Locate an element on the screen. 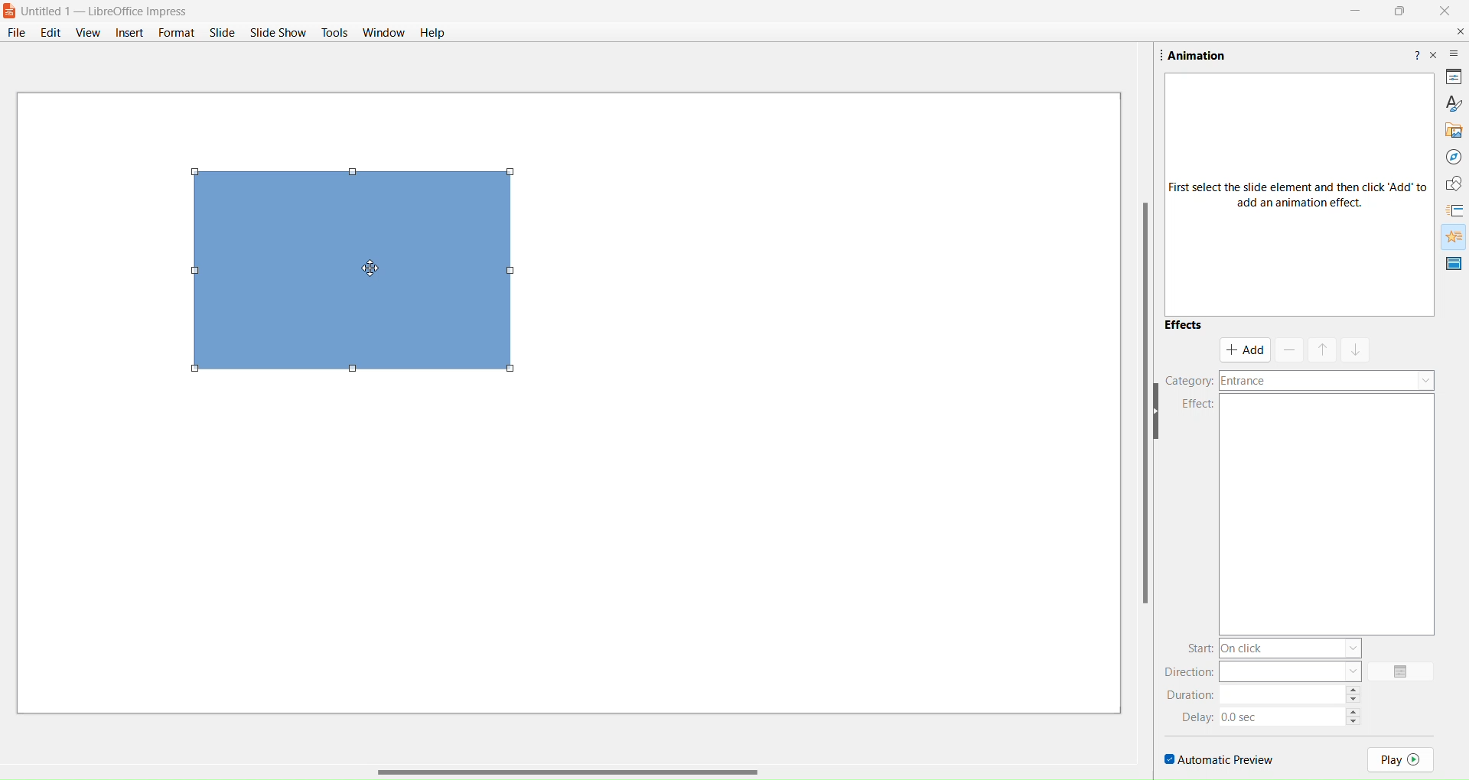 The width and height of the screenshot is (1469, 780). window is located at coordinates (385, 34).